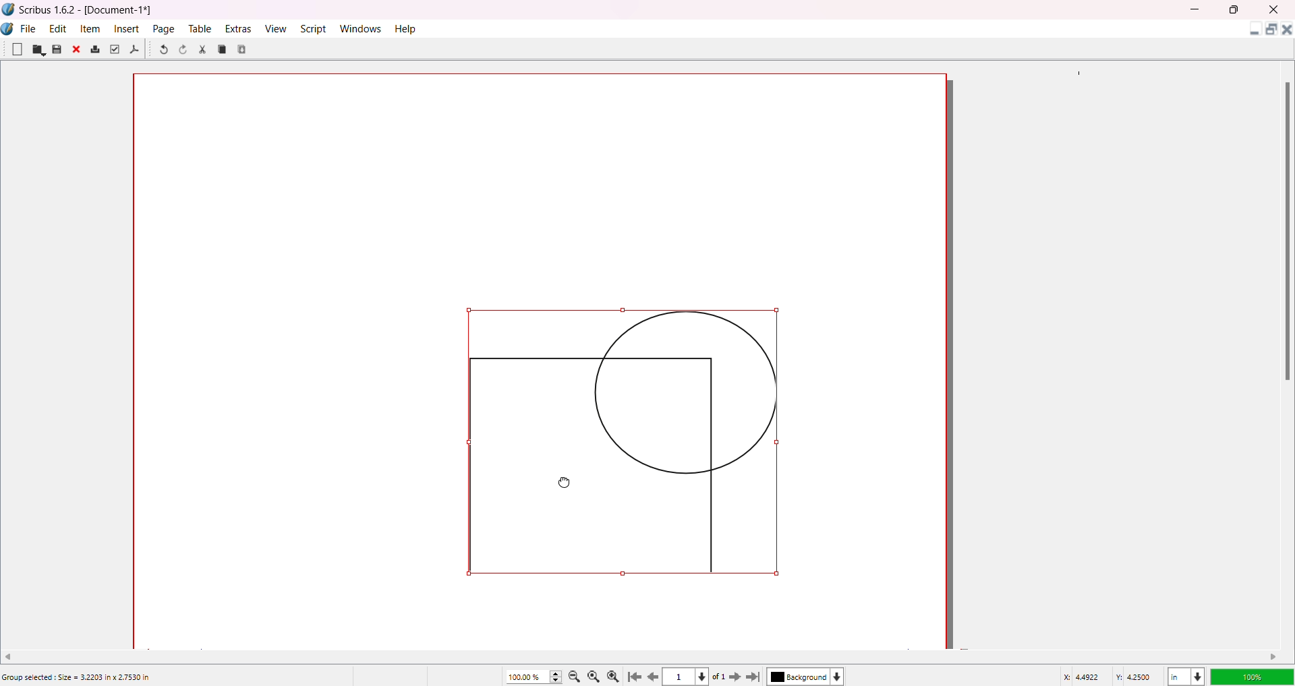  I want to click on Close, so click(78, 51).